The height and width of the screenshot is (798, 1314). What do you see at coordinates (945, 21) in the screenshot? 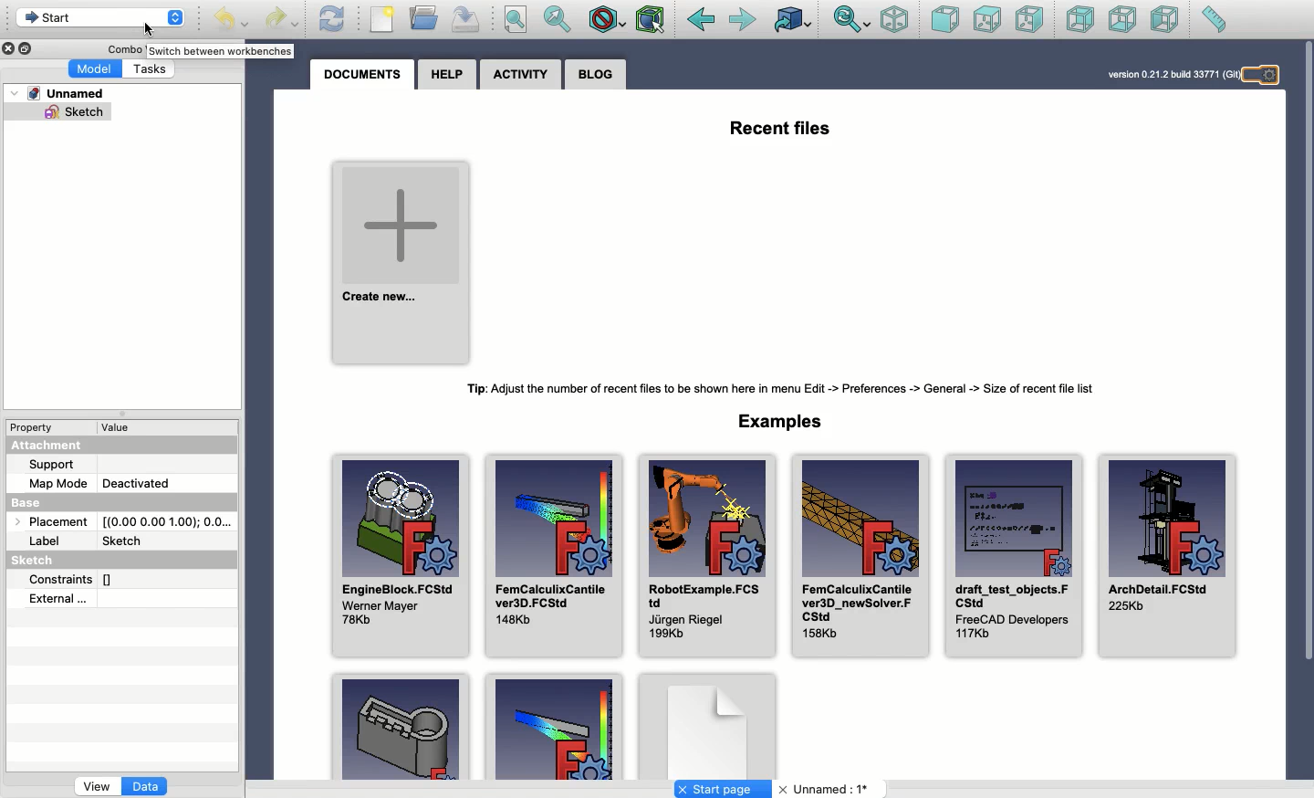
I see `Front` at bounding box center [945, 21].